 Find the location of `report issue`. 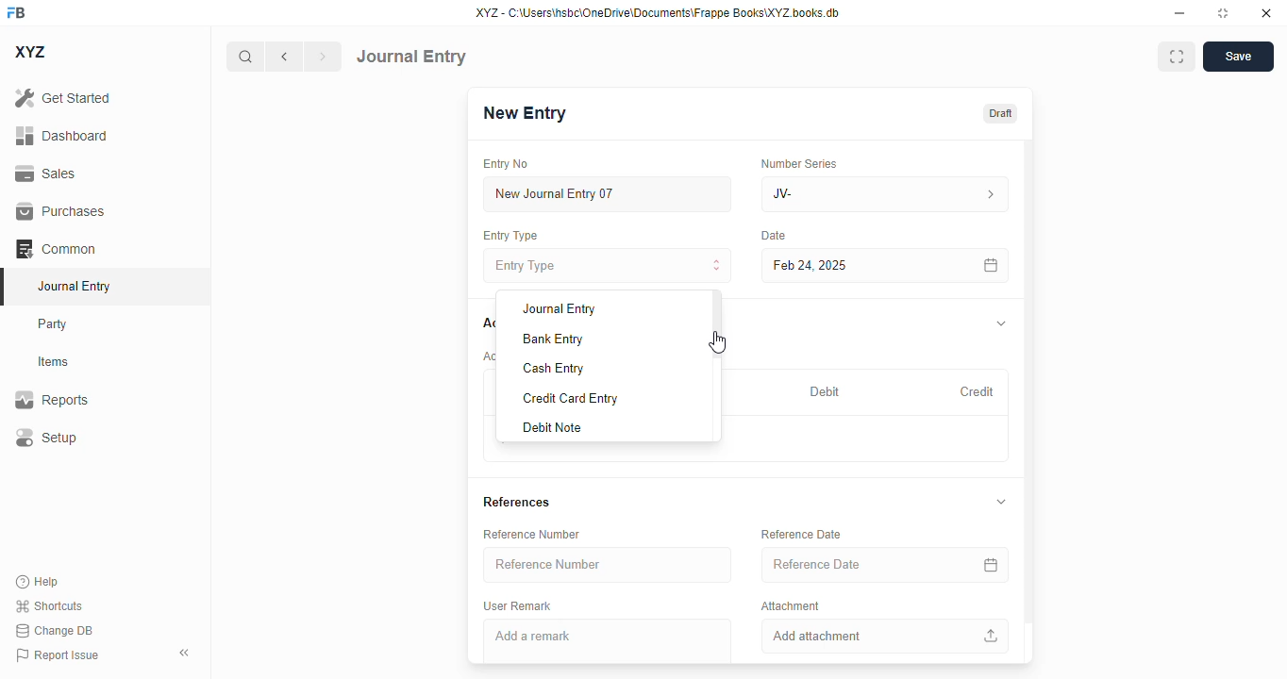

report issue is located at coordinates (58, 654).